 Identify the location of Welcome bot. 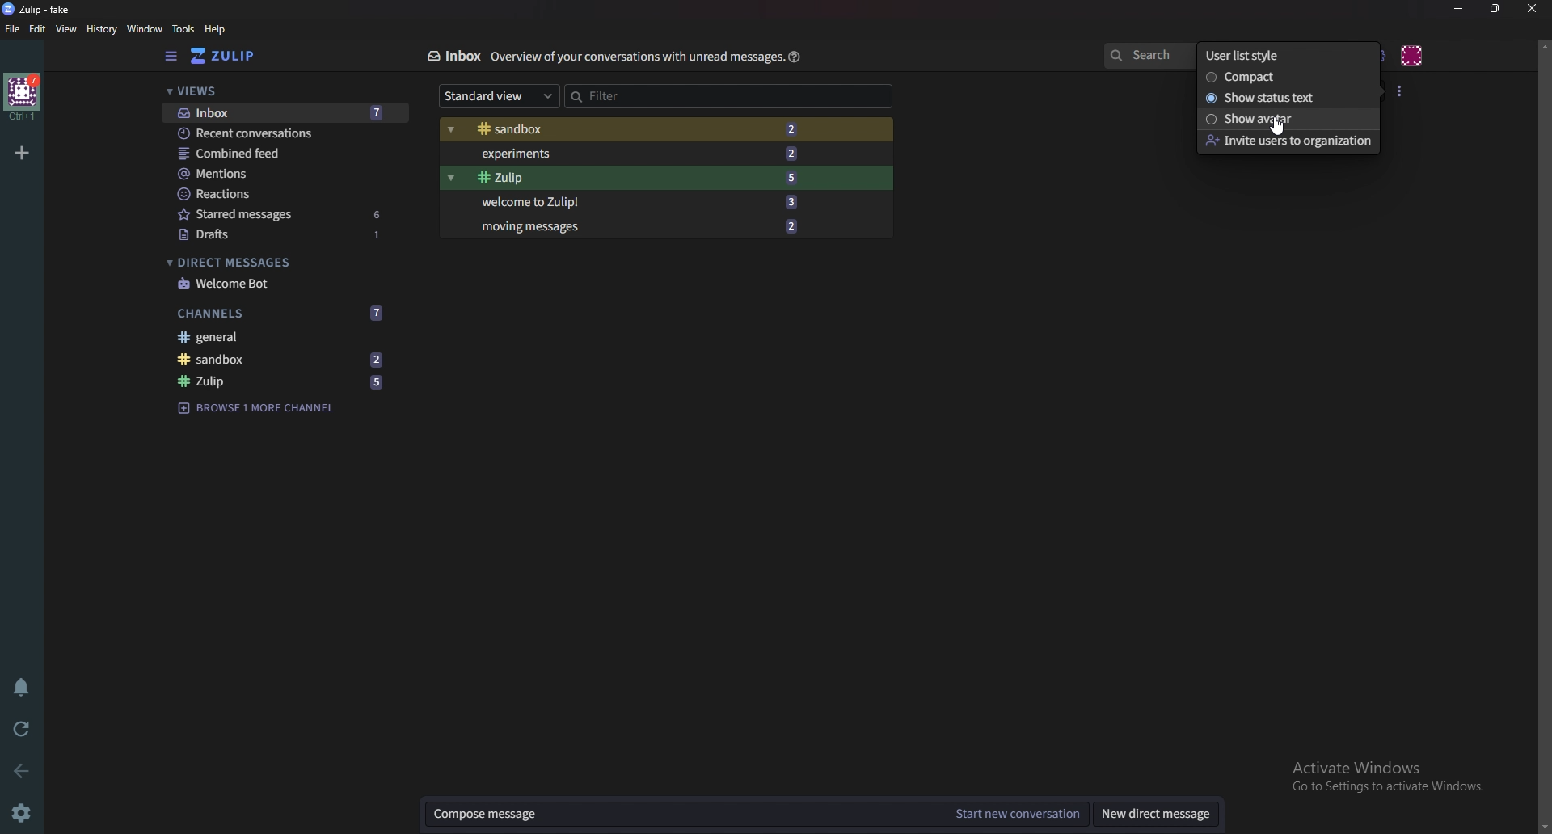
(280, 284).